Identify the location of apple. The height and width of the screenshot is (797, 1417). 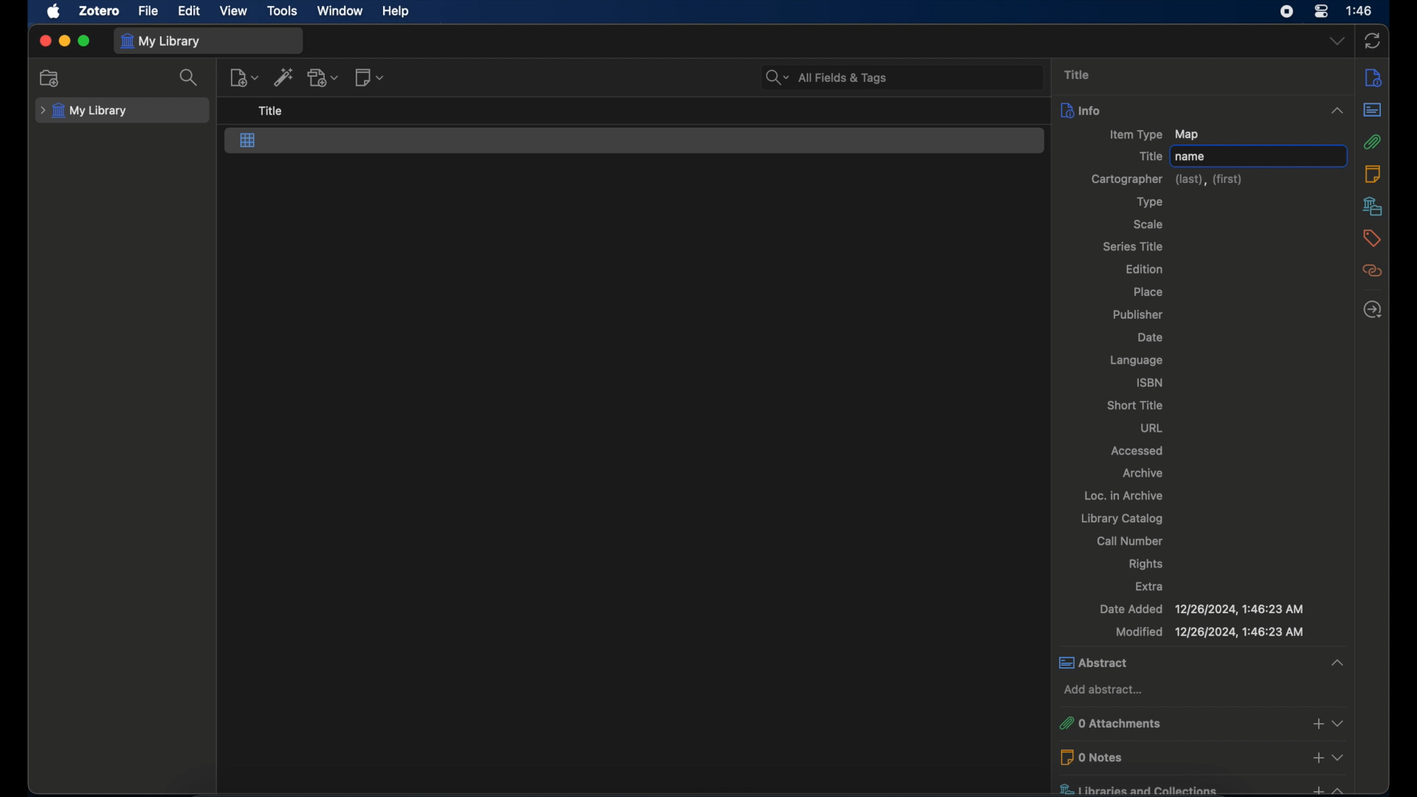
(52, 12).